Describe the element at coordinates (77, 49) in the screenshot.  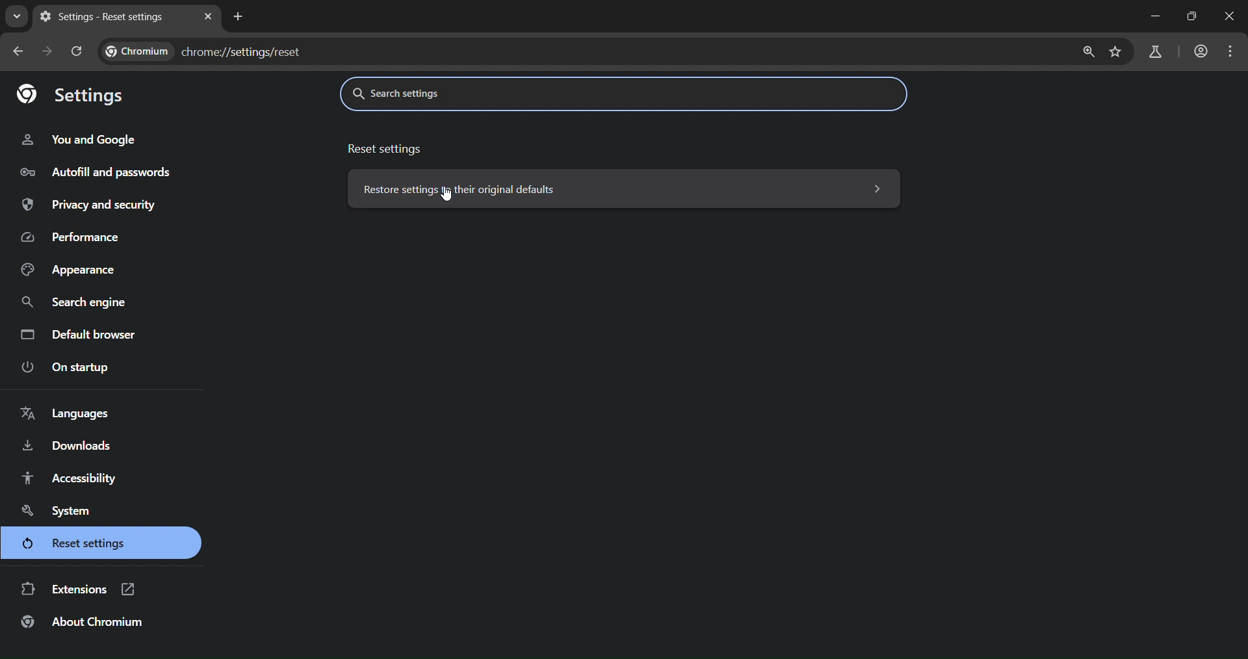
I see `reload page` at that location.